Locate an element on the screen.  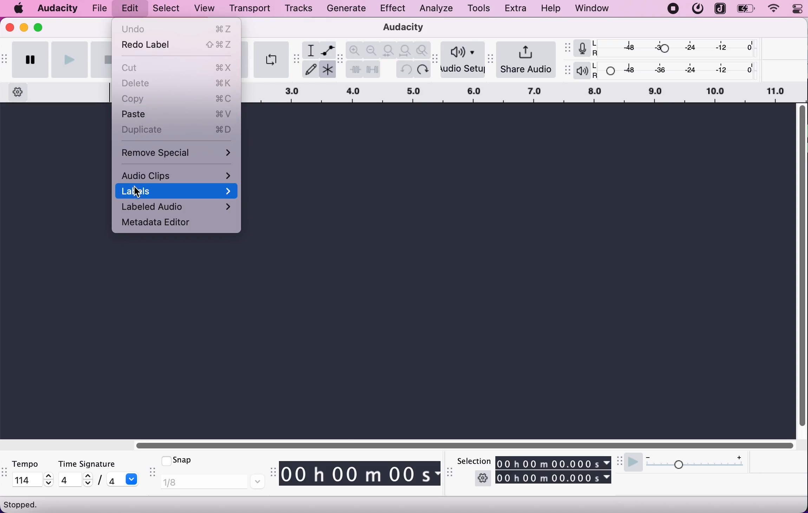
cut is located at coordinates (178, 67).